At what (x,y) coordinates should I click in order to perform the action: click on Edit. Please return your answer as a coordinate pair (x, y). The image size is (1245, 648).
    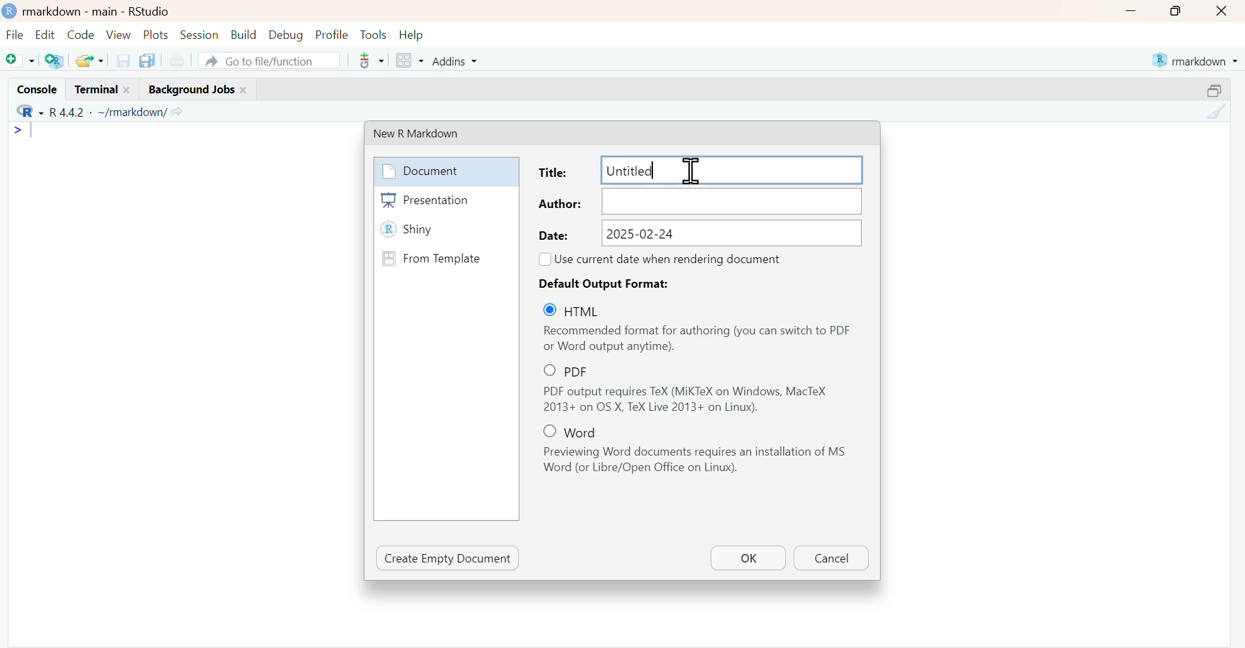
    Looking at the image, I should click on (44, 36).